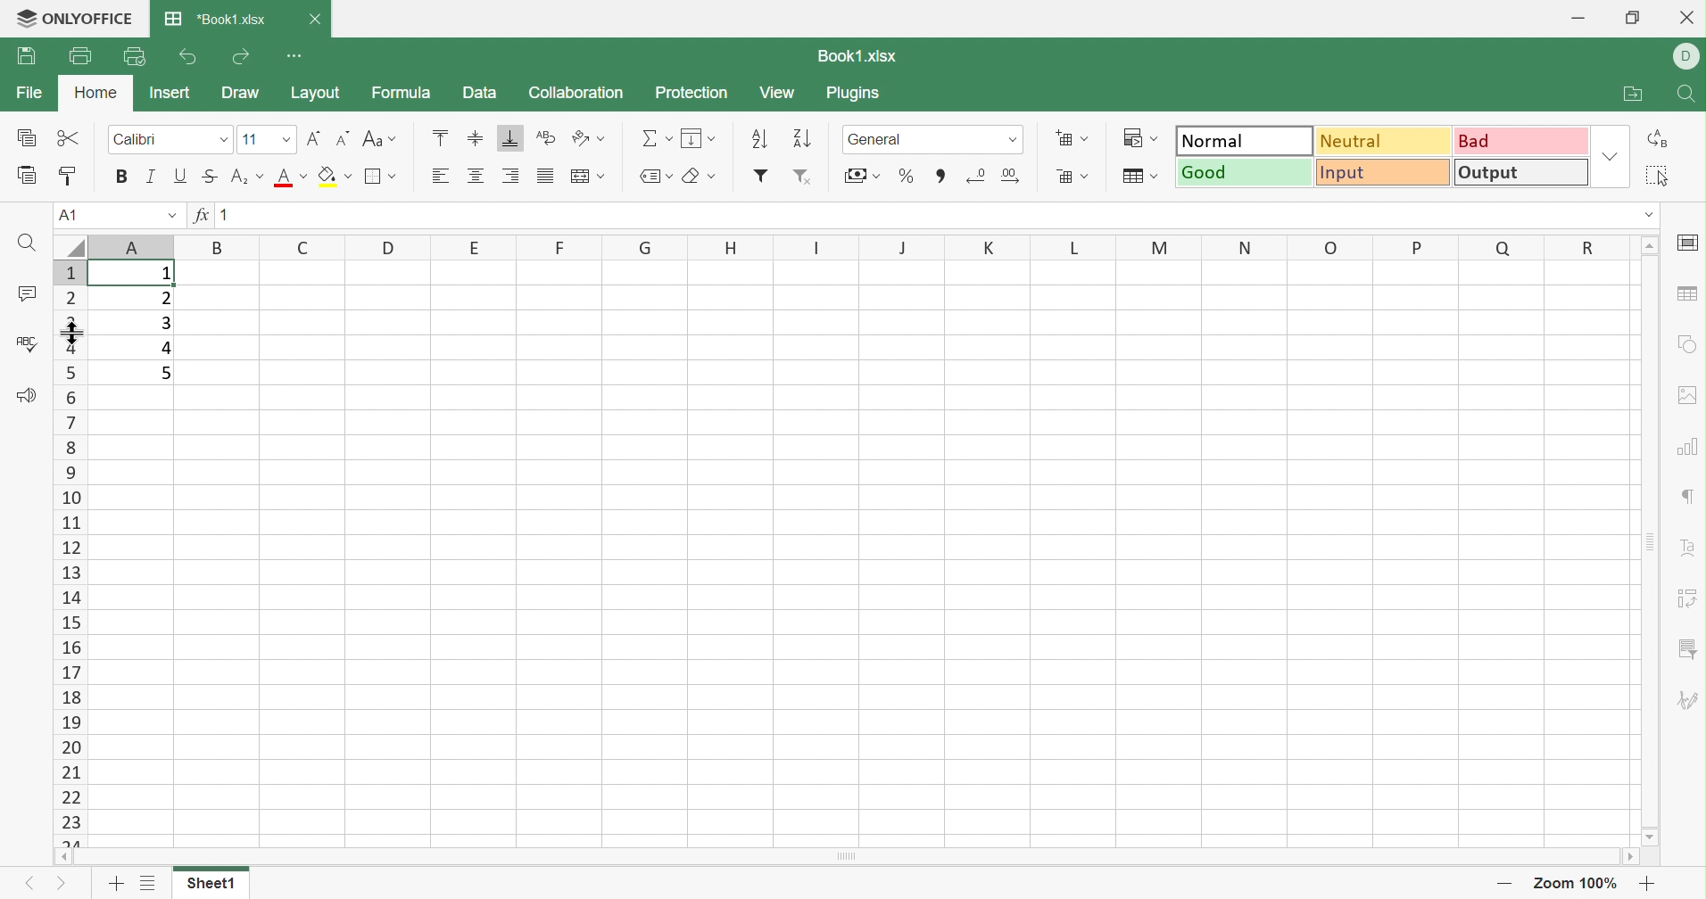 The image size is (1706, 899). I want to click on View, so click(778, 93).